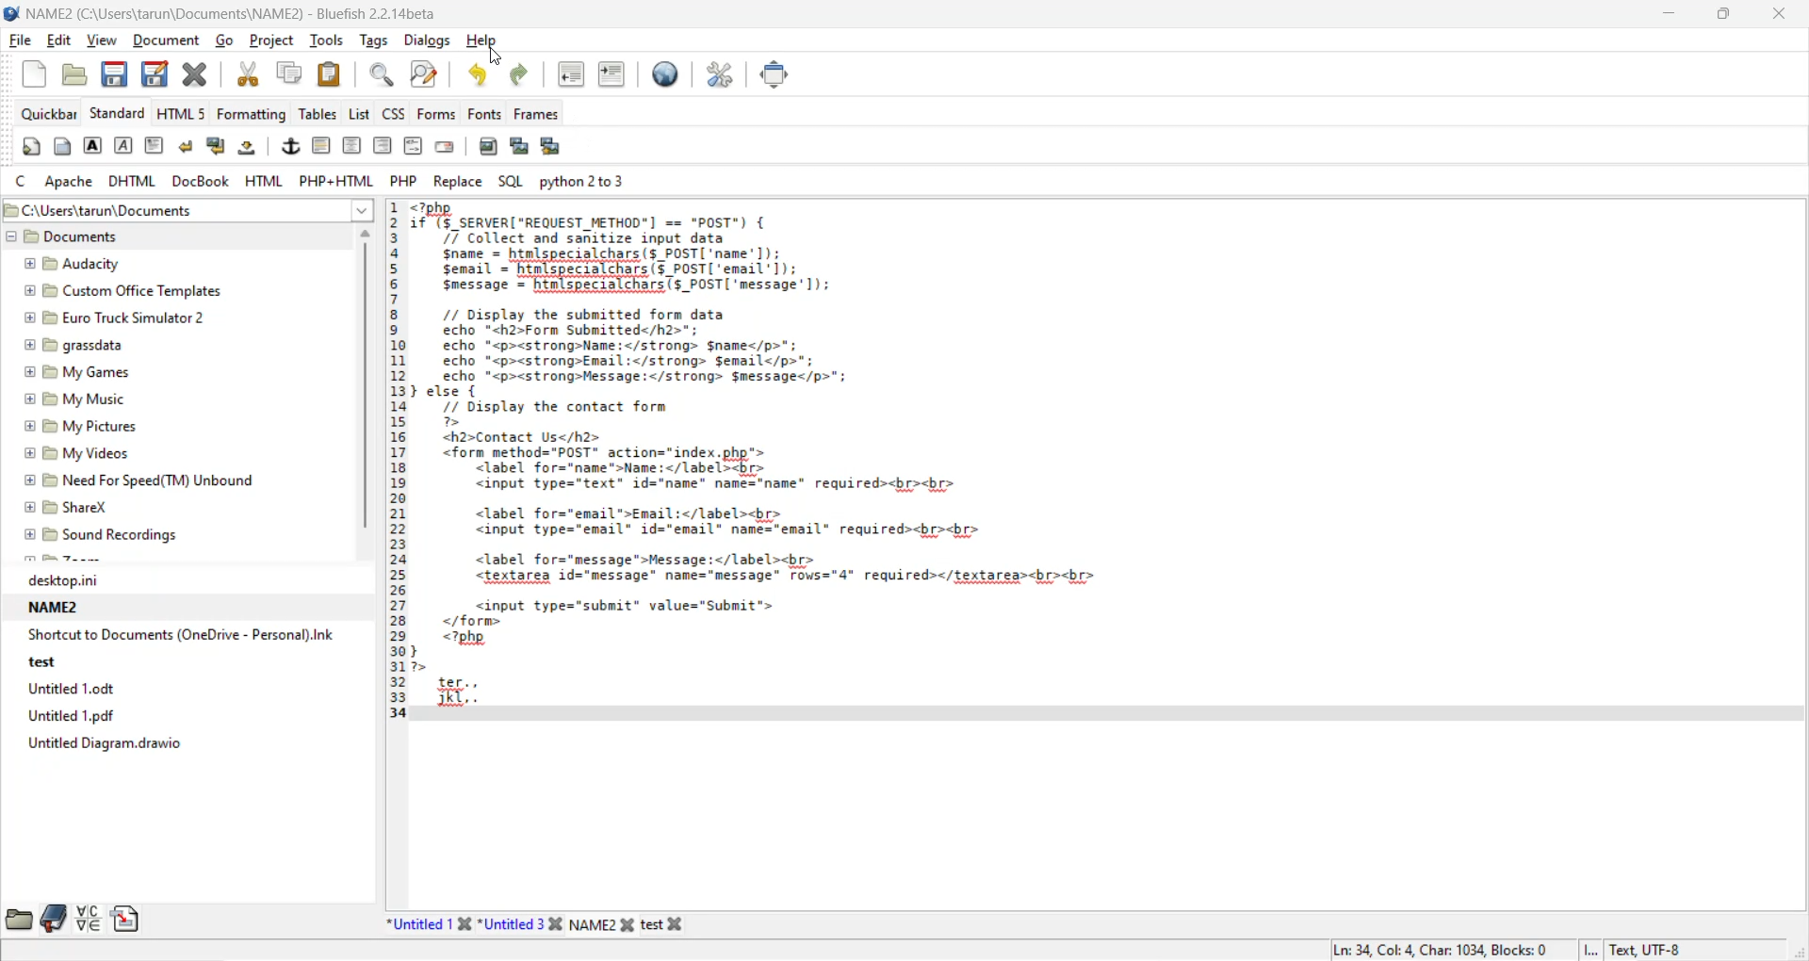 This screenshot has width=1809, height=961. What do you see at coordinates (670, 75) in the screenshot?
I see `preview in browser` at bounding box center [670, 75].